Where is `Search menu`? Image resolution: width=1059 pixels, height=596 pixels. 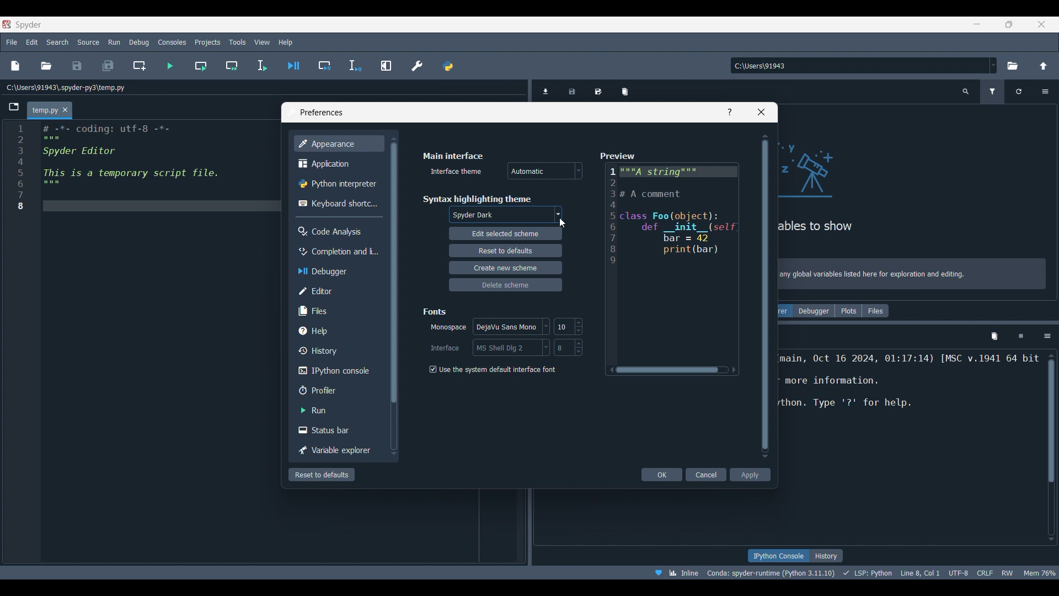
Search menu is located at coordinates (58, 42).